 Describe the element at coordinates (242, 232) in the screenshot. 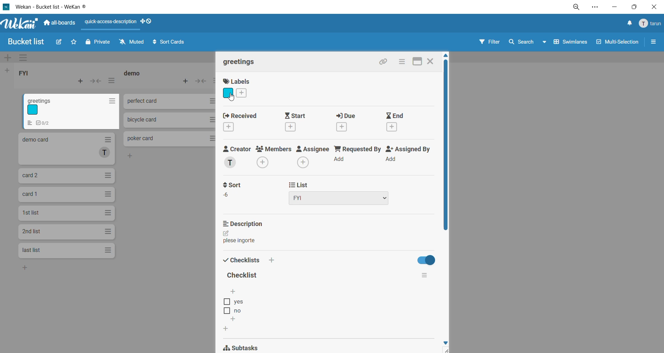

I see `description` at that location.